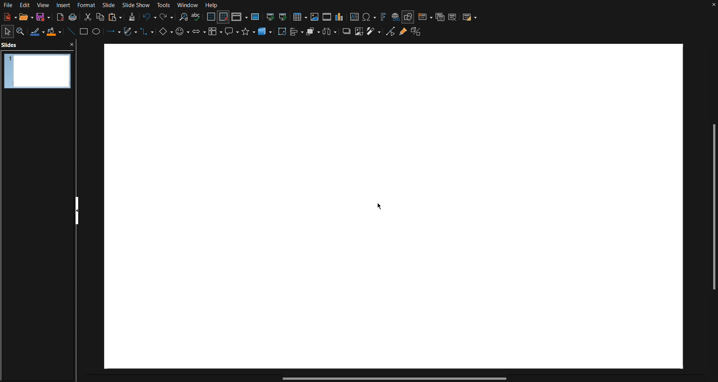 This screenshot has height=382, width=718. Describe the element at coordinates (408, 16) in the screenshot. I see `Show Draw Functions` at that location.